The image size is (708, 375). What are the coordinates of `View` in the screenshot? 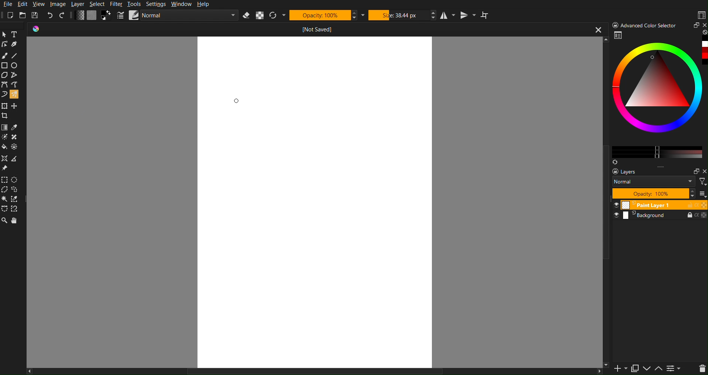 It's located at (39, 4).